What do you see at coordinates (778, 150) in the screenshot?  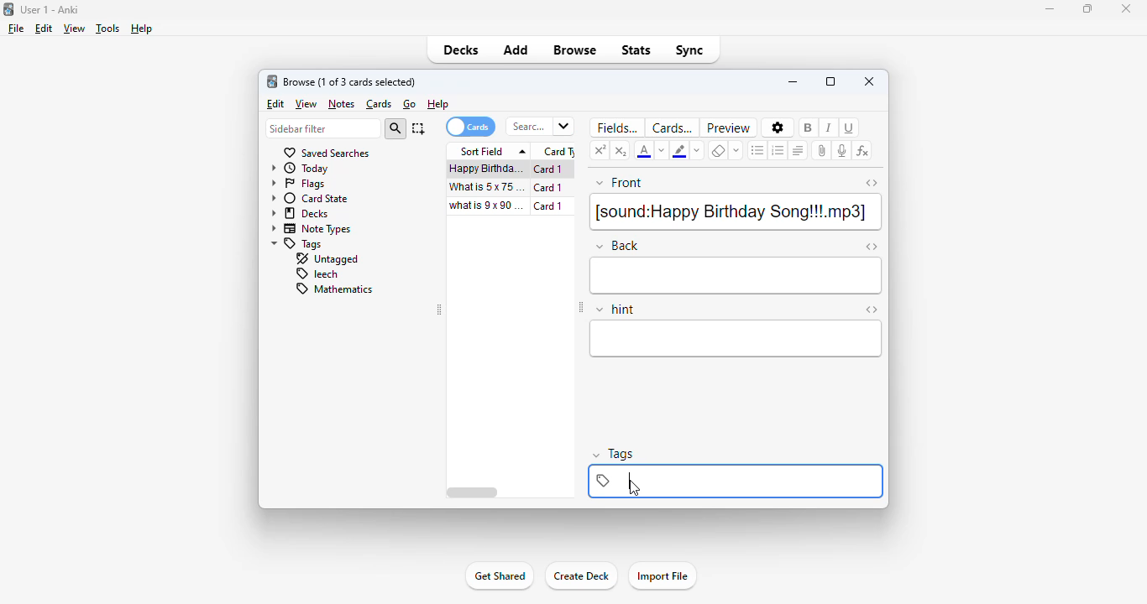 I see `ordered list` at bounding box center [778, 150].